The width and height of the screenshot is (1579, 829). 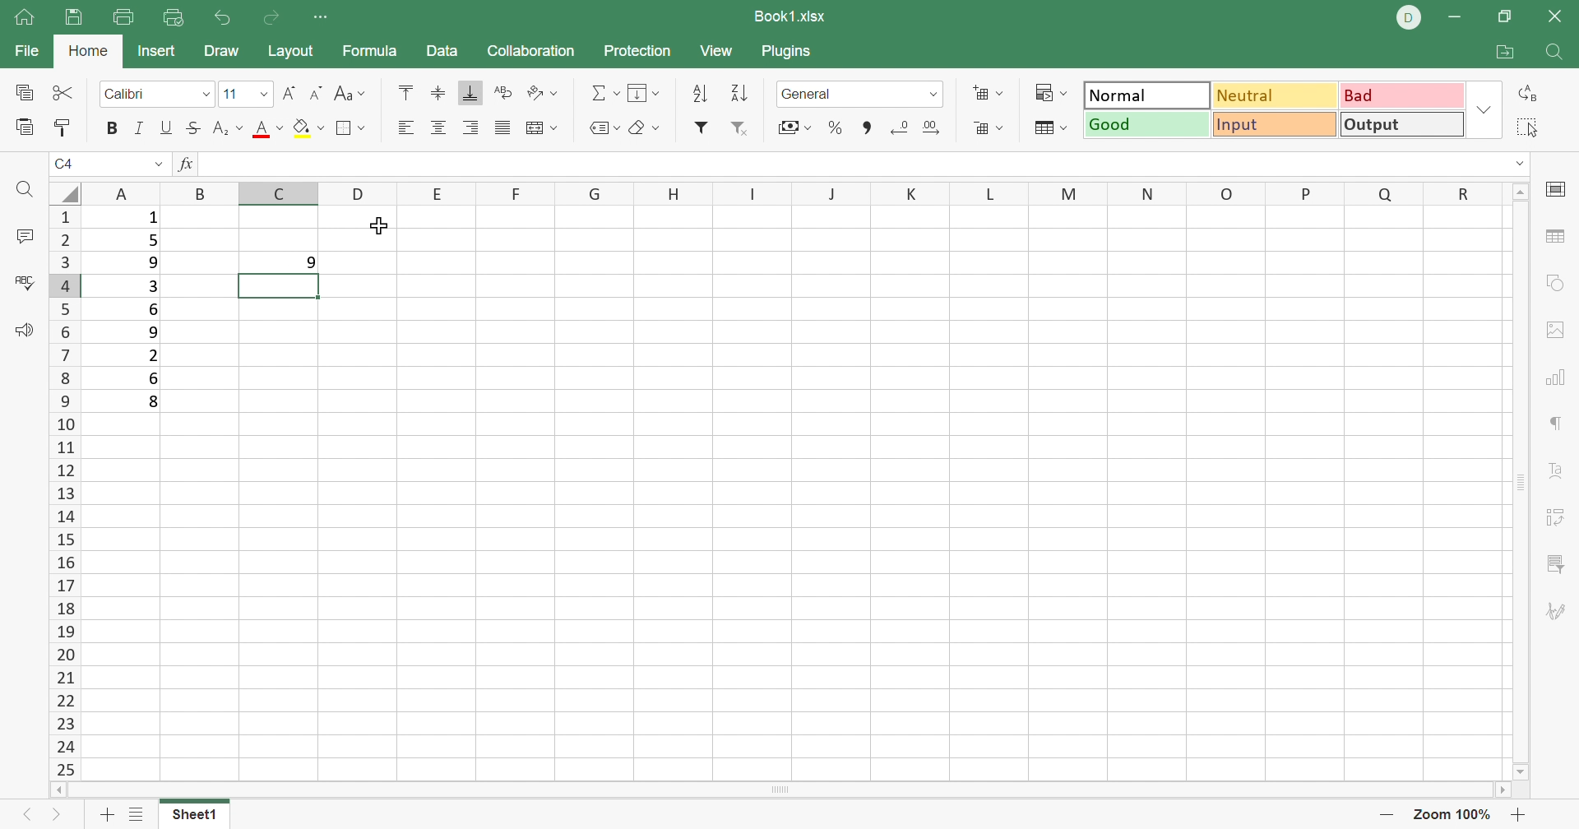 I want to click on quick print, so click(x=170, y=18).